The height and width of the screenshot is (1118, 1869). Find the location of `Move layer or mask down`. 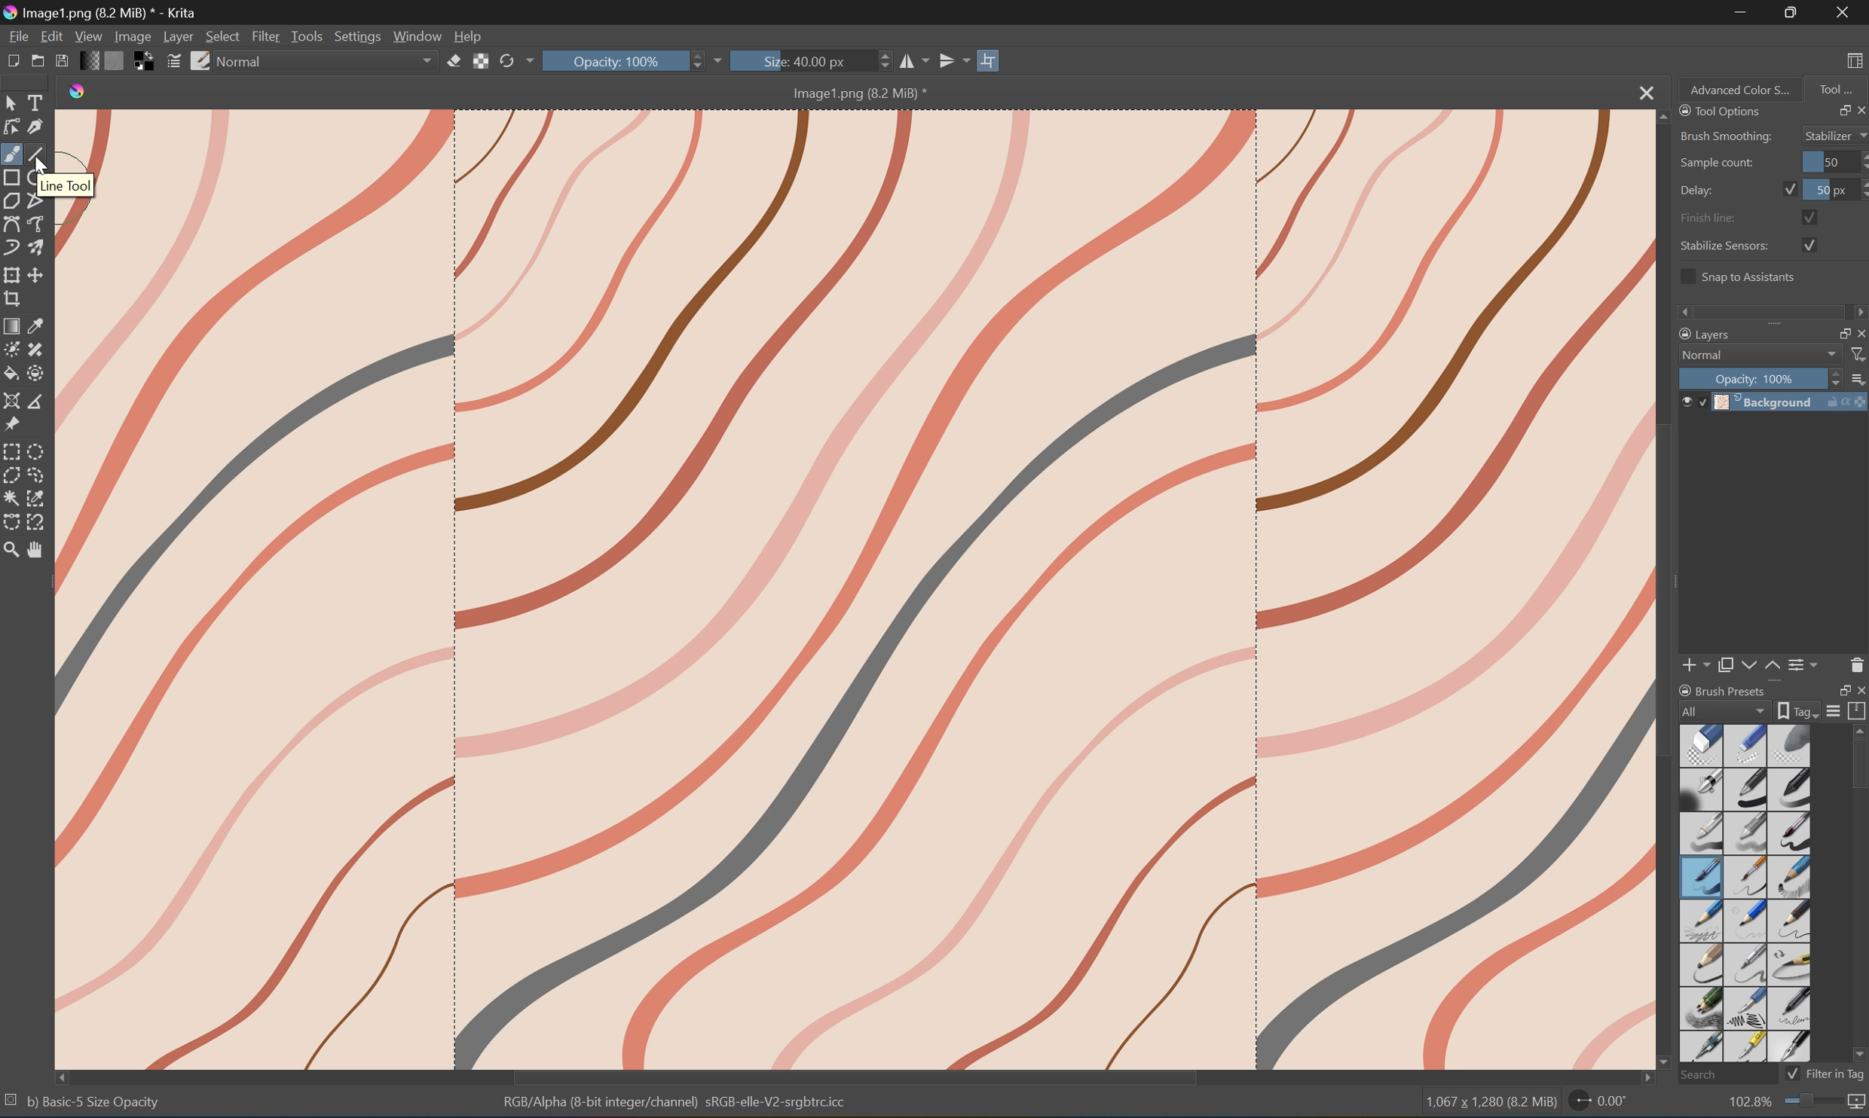

Move layer or mask down is located at coordinates (1746, 664).